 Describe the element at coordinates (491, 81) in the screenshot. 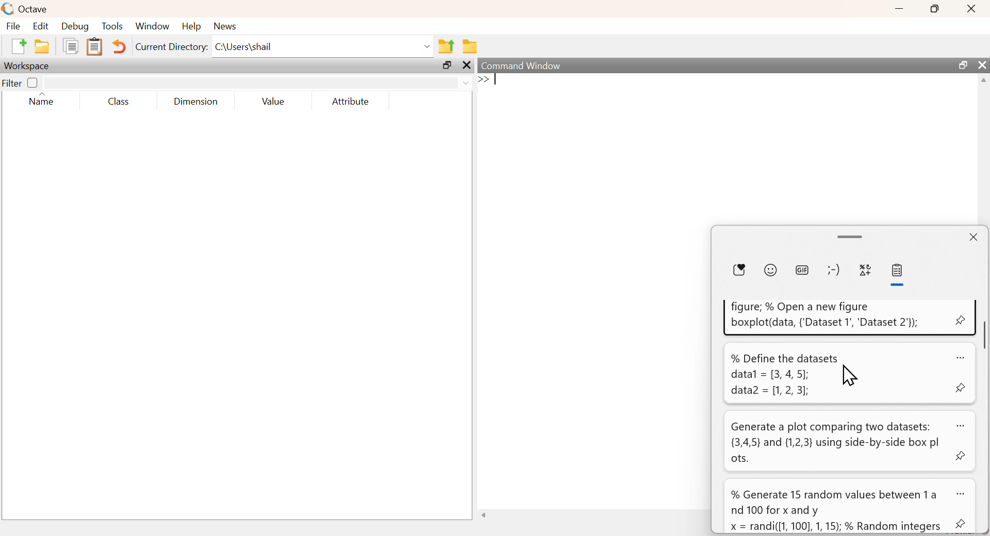

I see `typing cursor` at that location.